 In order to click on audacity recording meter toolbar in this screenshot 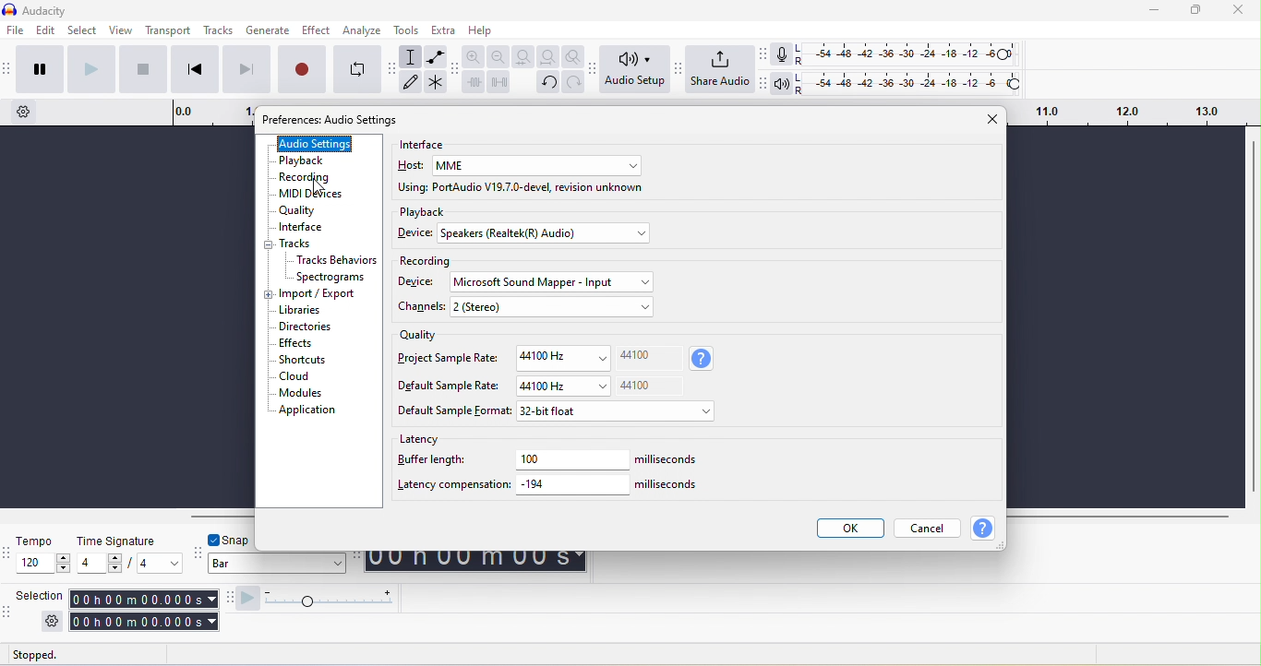, I will do `click(765, 58)`.